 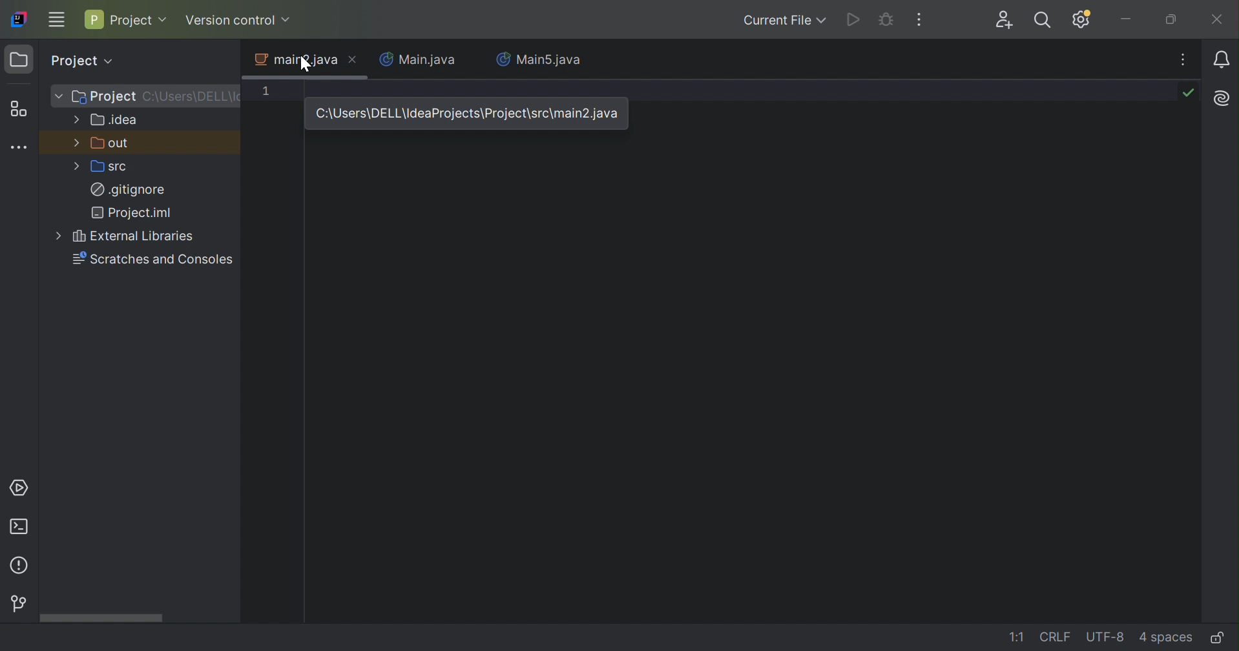 What do you see at coordinates (1017, 639) in the screenshot?
I see `1:1` at bounding box center [1017, 639].